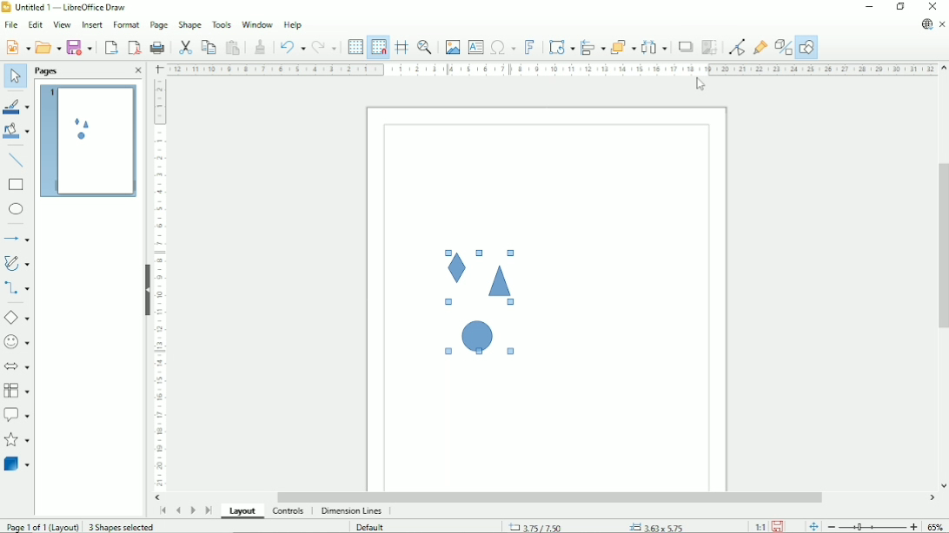  Describe the element at coordinates (17, 289) in the screenshot. I see `Connectors` at that location.